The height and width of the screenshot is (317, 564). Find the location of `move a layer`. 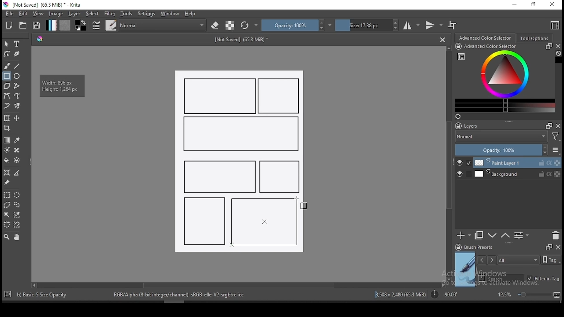

move a layer is located at coordinates (17, 118).